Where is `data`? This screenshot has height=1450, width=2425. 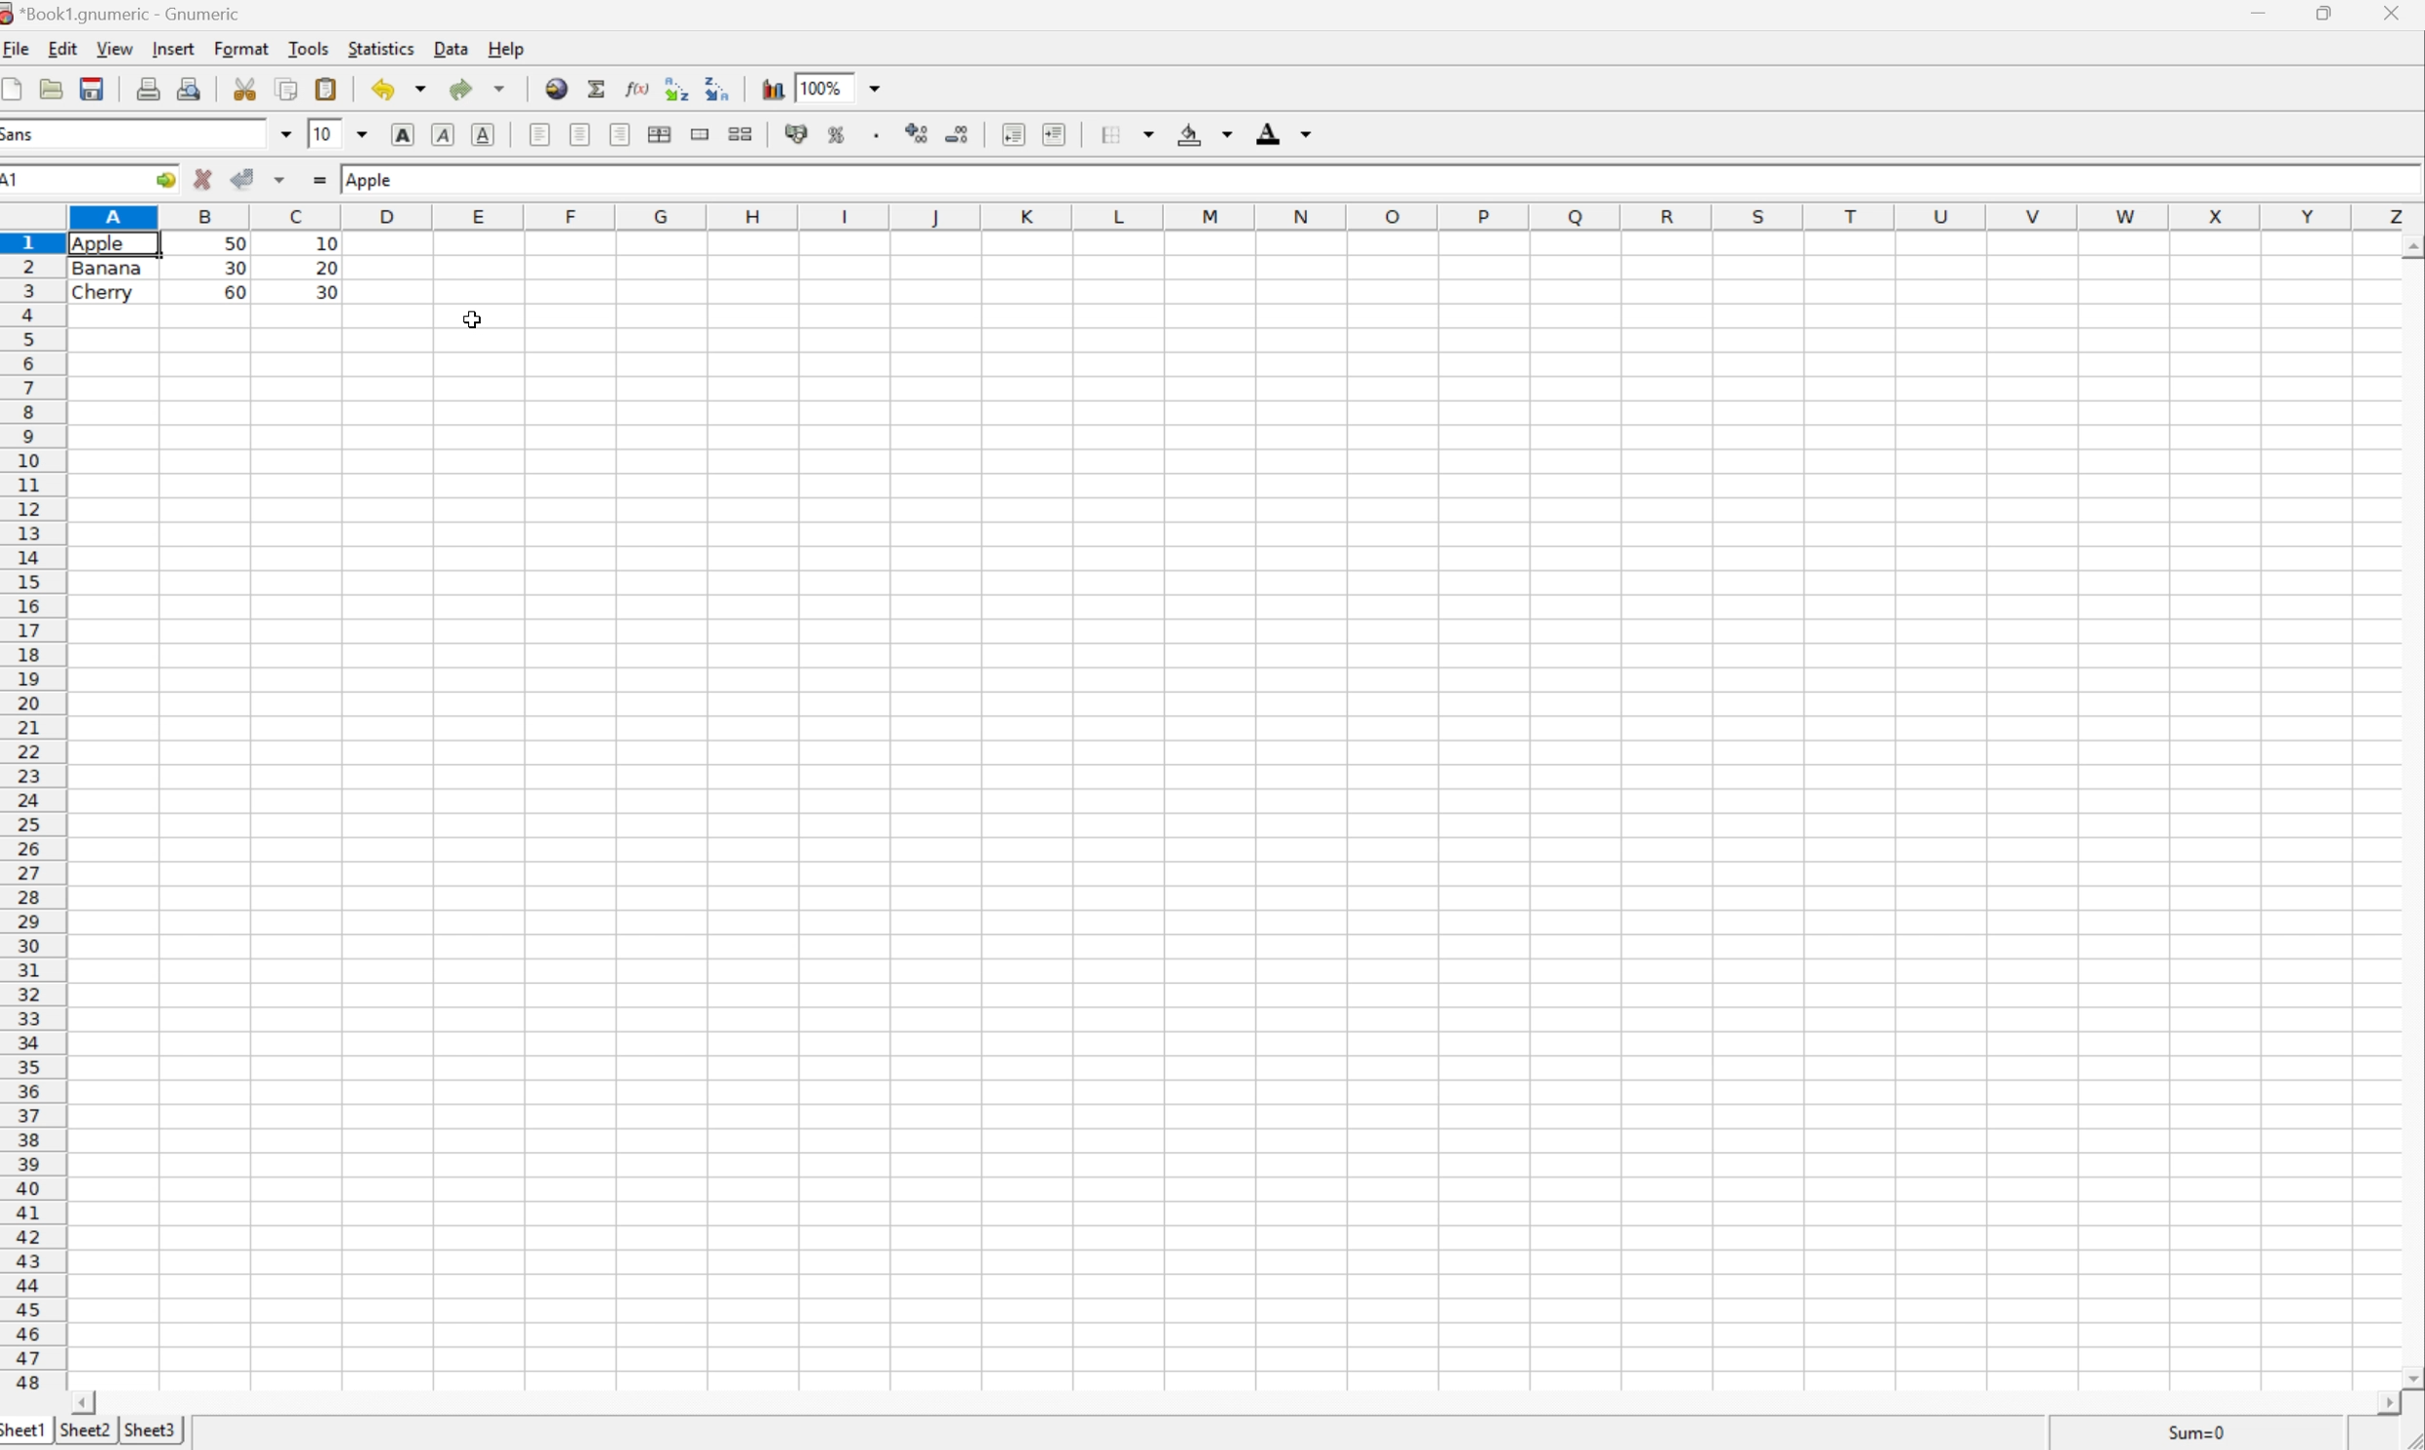
data is located at coordinates (454, 47).